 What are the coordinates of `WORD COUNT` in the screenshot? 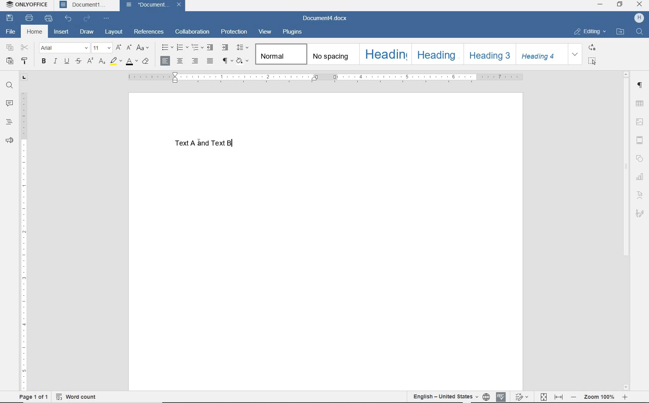 It's located at (80, 396).